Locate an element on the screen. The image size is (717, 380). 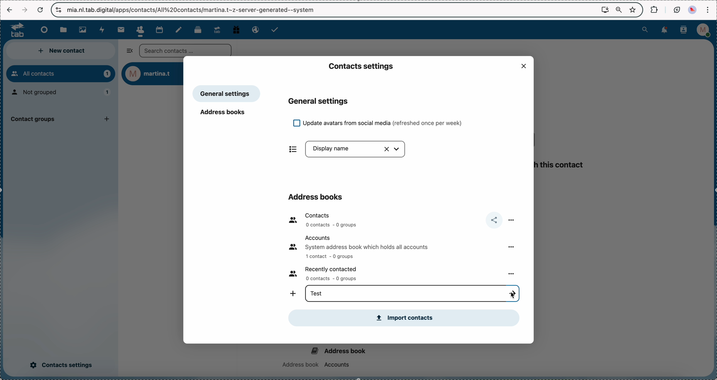
navigate back is located at coordinates (9, 9).